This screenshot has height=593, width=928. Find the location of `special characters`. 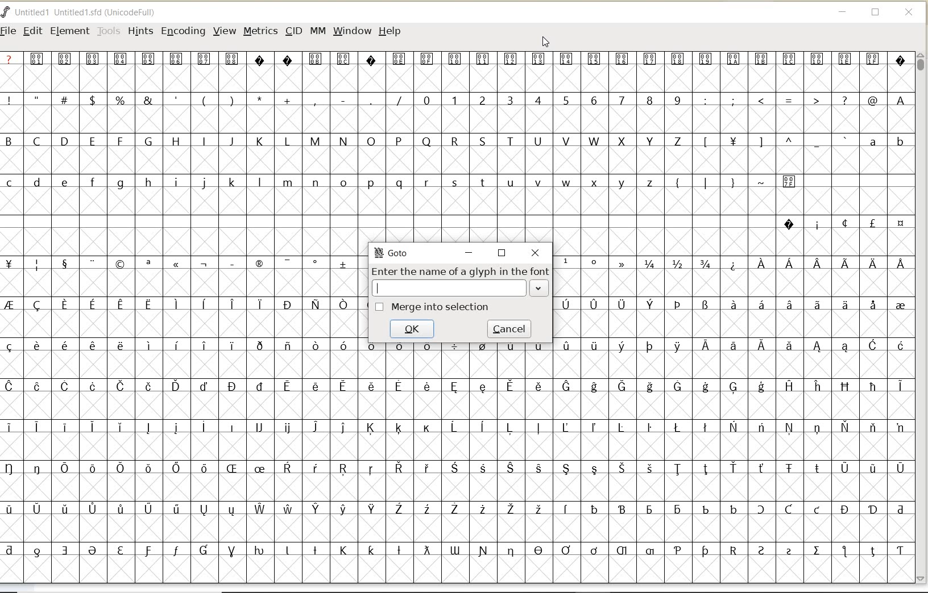

special characters is located at coordinates (749, 186).